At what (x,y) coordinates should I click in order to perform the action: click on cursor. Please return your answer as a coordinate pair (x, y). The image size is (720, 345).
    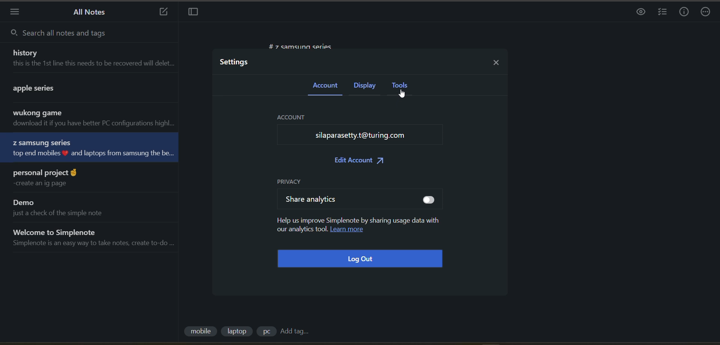
    Looking at the image, I should click on (404, 94).